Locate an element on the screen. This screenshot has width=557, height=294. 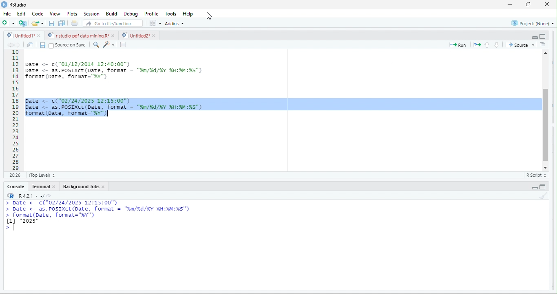
new file is located at coordinates (7, 23).